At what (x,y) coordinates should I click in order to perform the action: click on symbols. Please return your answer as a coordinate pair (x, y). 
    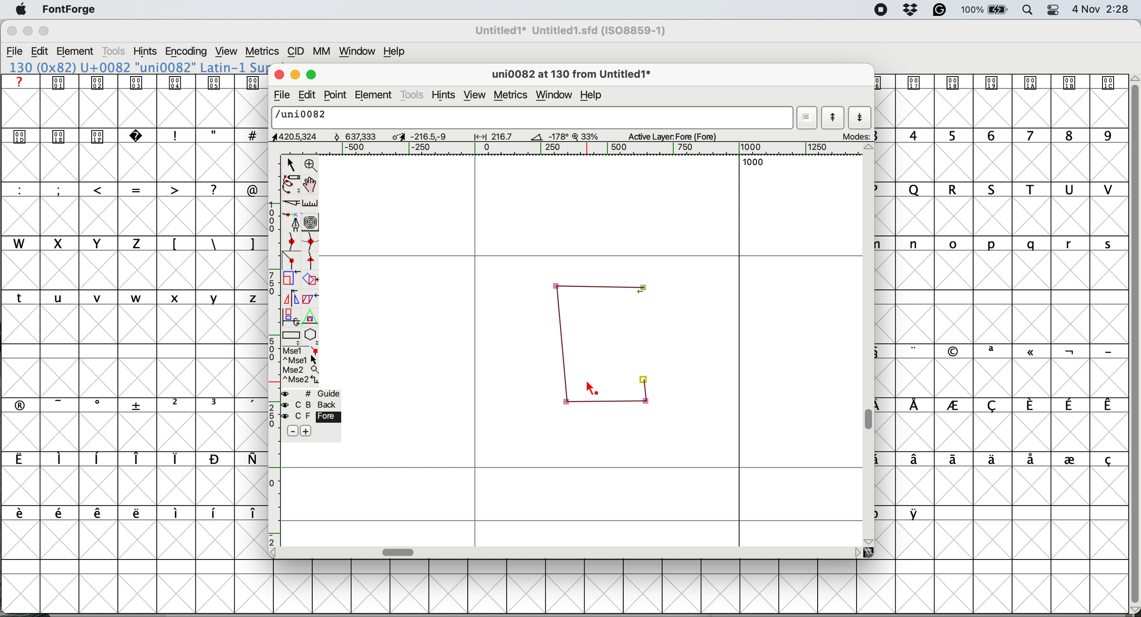
    Looking at the image, I should click on (1012, 351).